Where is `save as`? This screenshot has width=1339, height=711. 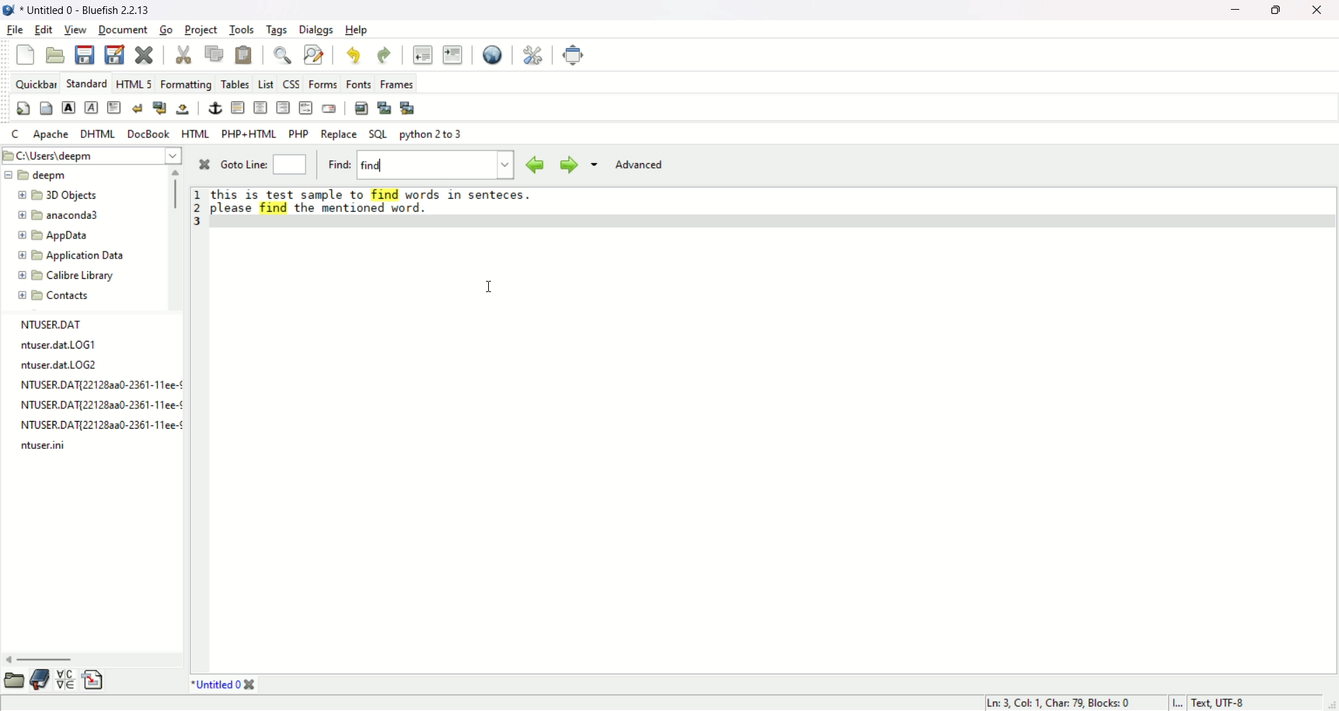
save as is located at coordinates (115, 55).